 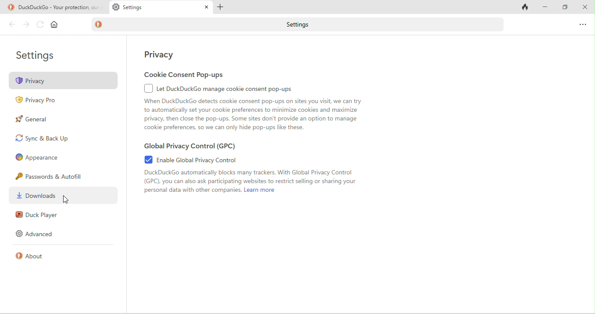 What do you see at coordinates (223, 6) in the screenshot?
I see `add tab ` at bounding box center [223, 6].